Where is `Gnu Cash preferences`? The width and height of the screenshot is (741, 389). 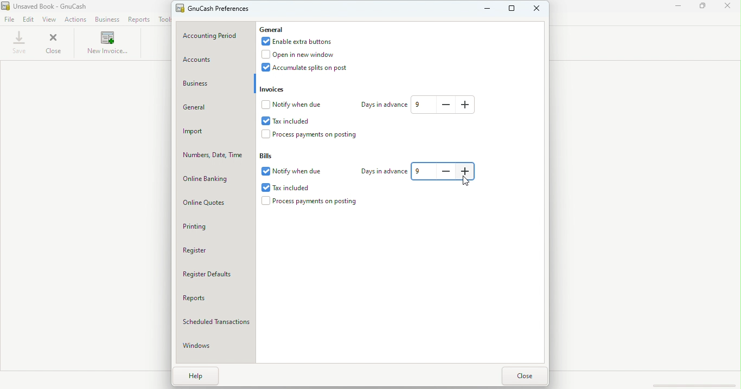
Gnu Cash preferences is located at coordinates (214, 9).